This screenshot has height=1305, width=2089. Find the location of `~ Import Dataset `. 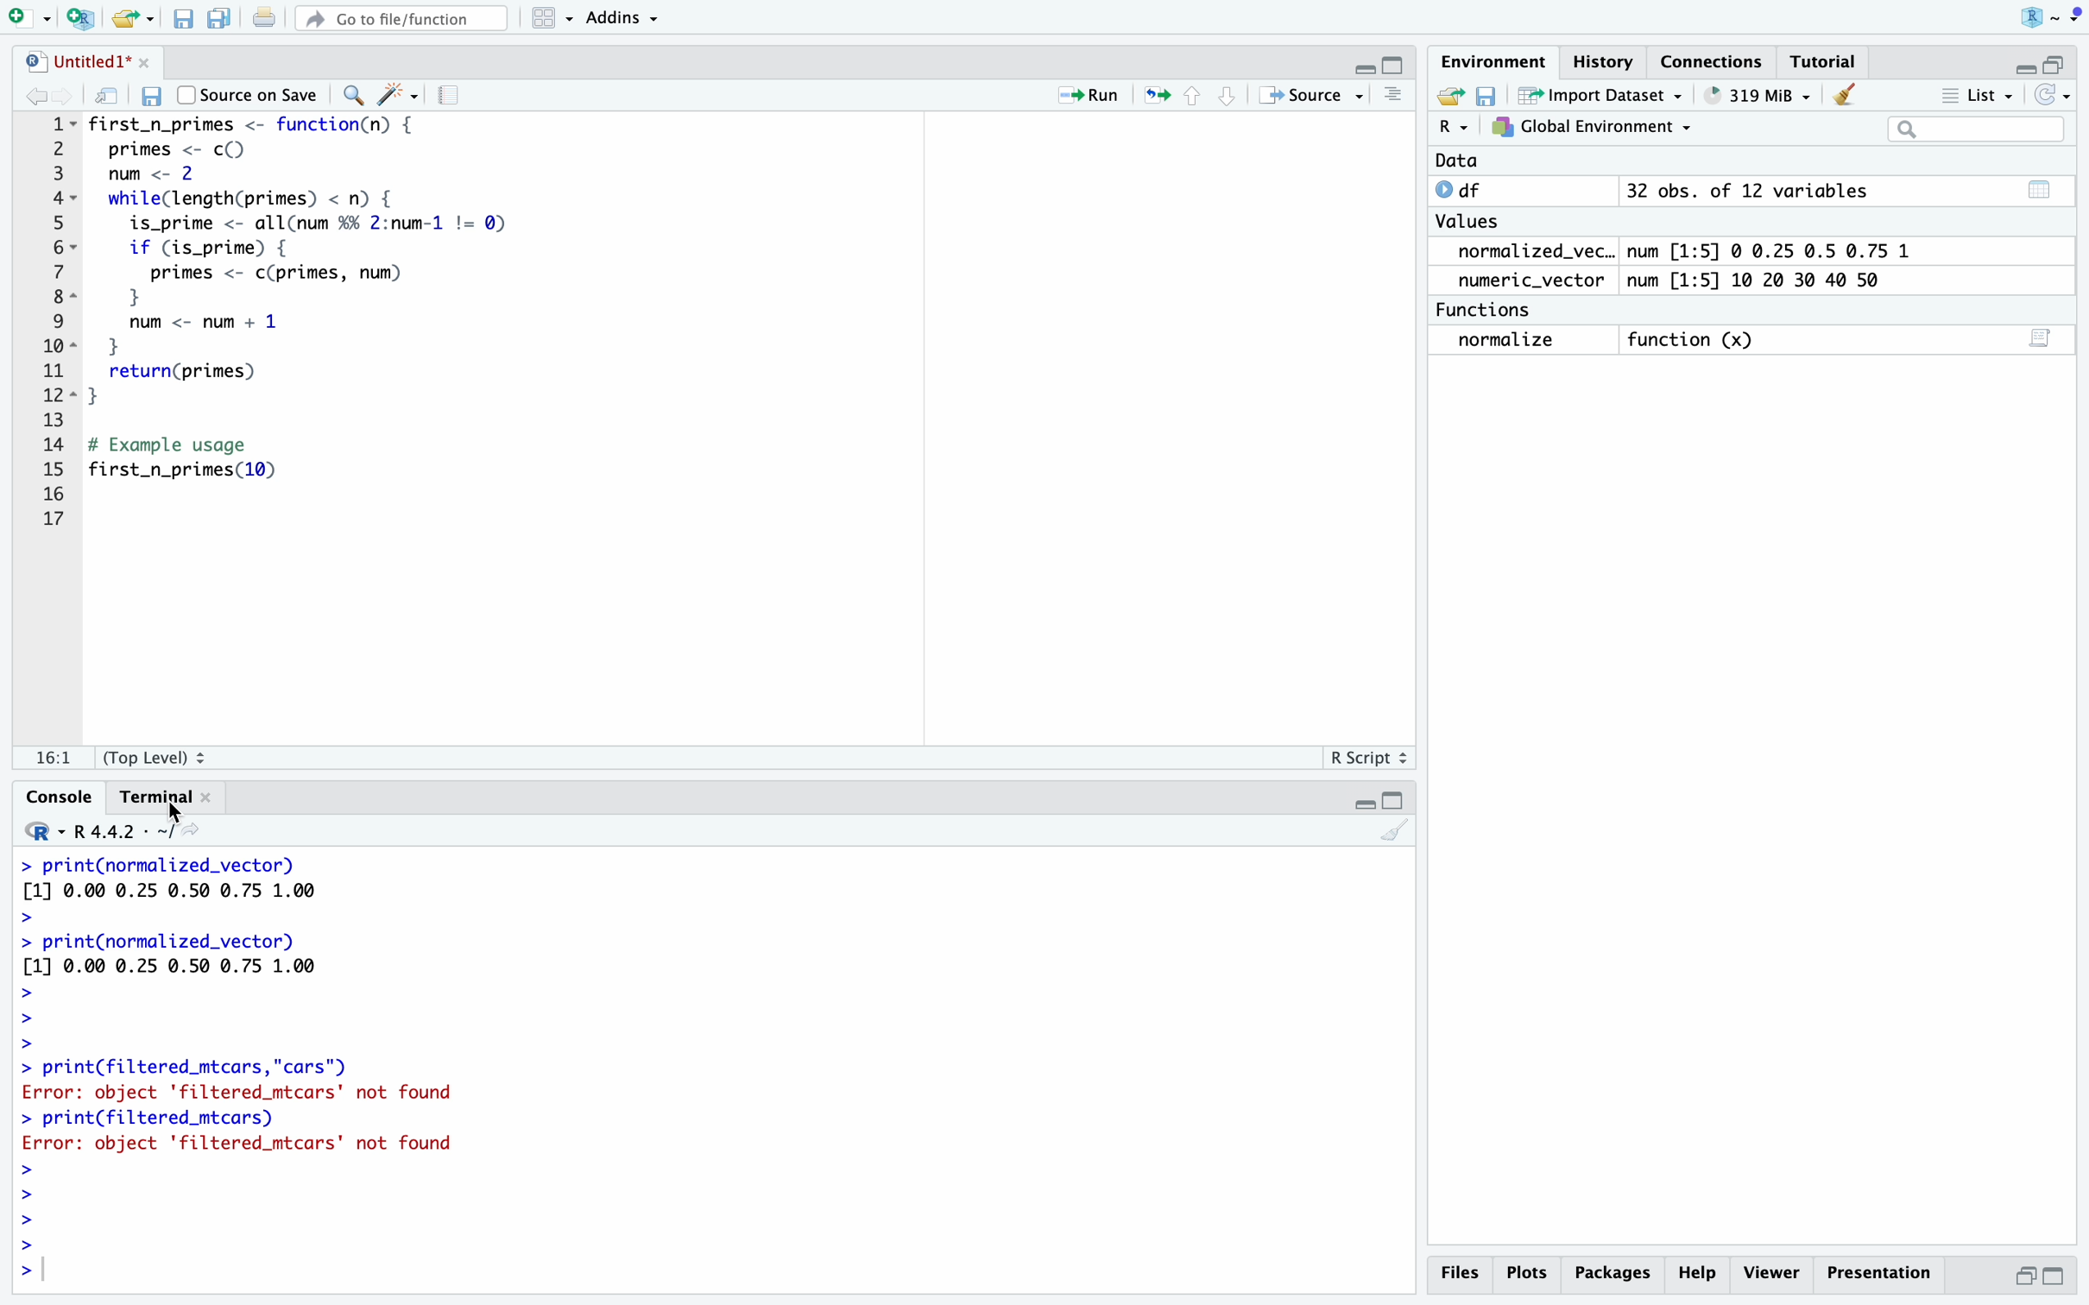

~ Import Dataset  is located at coordinates (1599, 94).